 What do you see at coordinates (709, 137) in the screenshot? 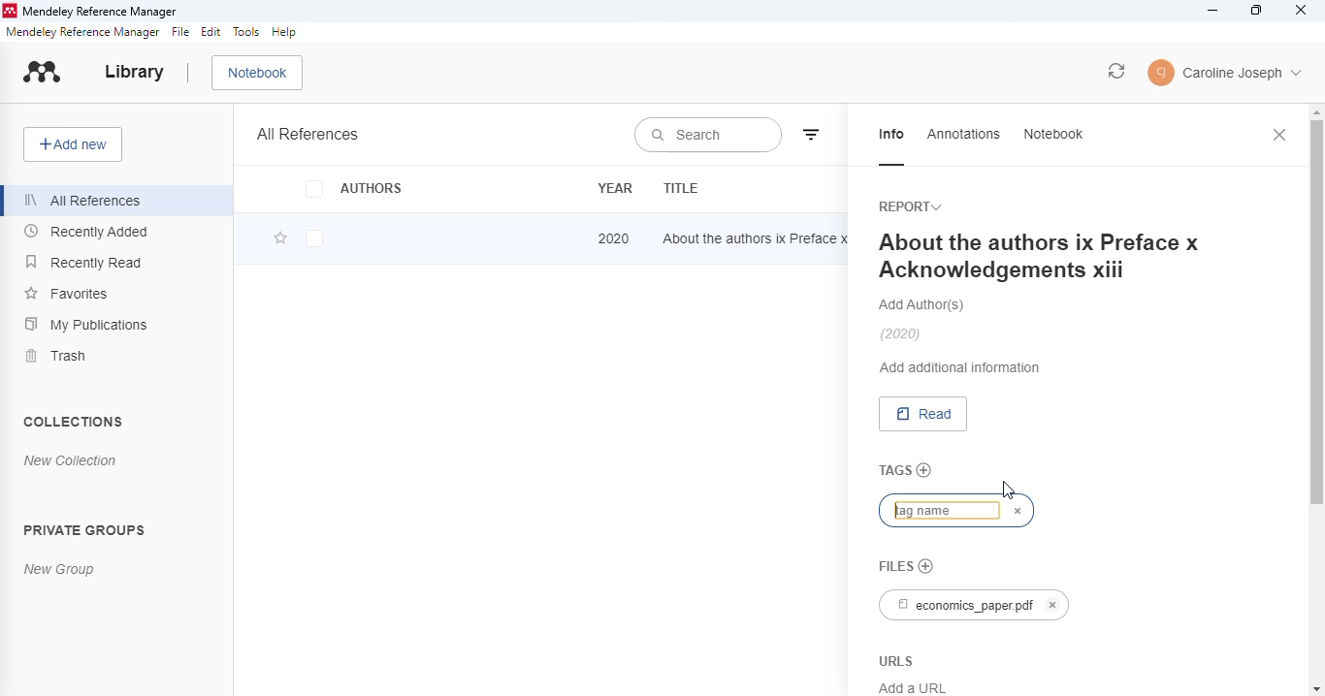
I see `search` at bounding box center [709, 137].